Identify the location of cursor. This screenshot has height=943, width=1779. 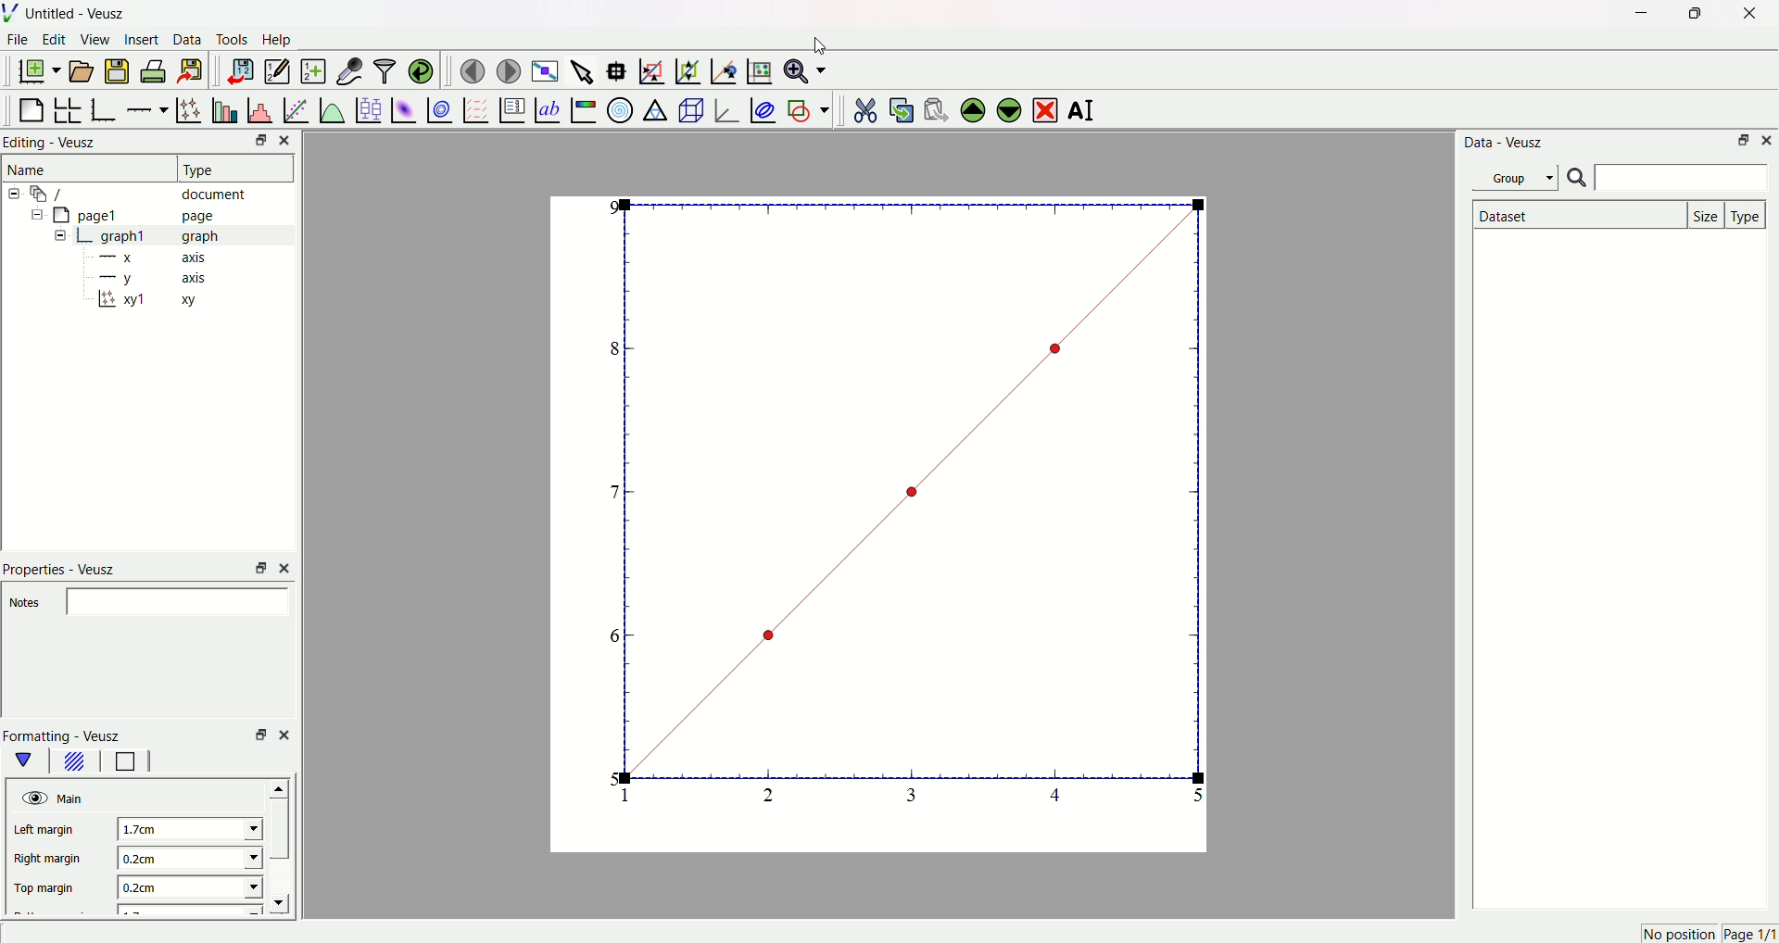
(823, 46).